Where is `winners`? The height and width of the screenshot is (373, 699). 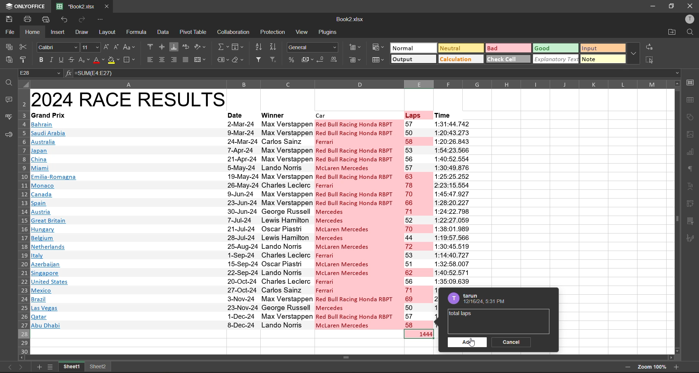 winners is located at coordinates (286, 224).